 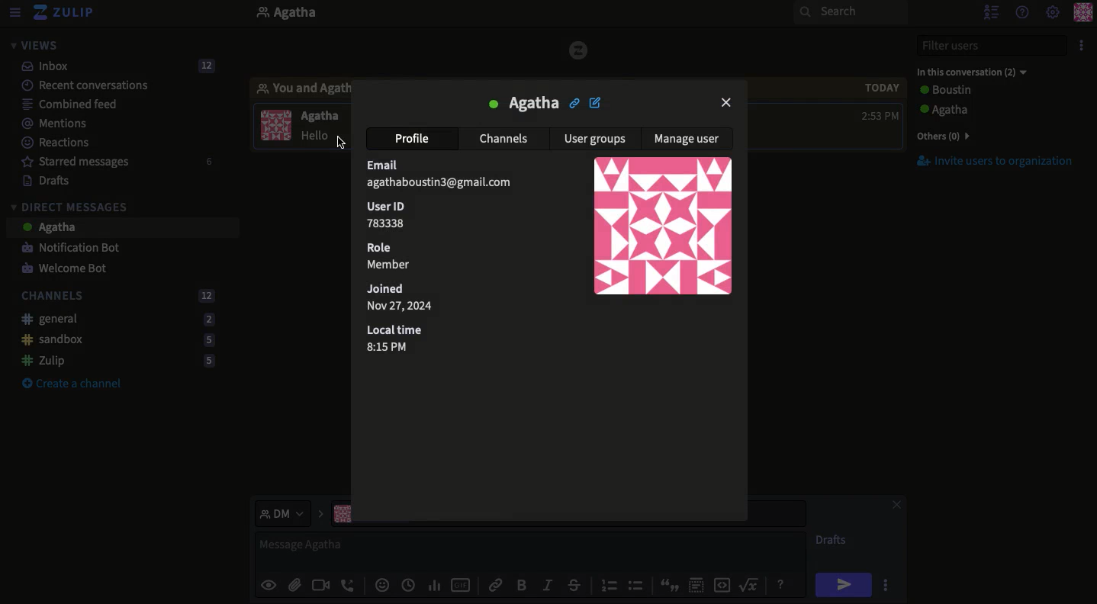 I want to click on Embed code, so click(x=728, y=585).